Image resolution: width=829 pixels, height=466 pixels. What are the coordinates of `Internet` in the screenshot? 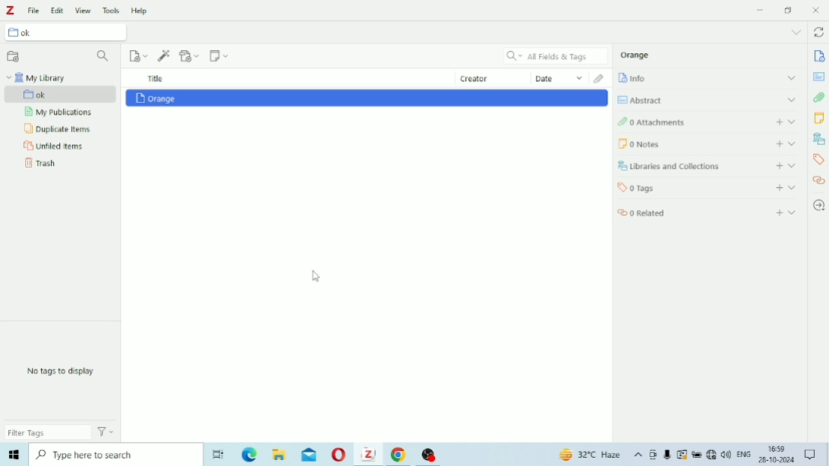 It's located at (711, 455).